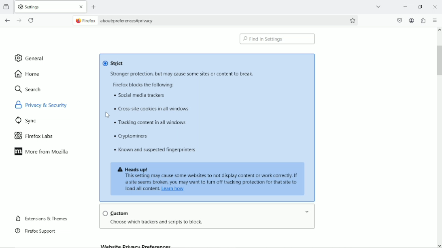  Describe the element at coordinates (105, 214) in the screenshot. I see `Checkbox` at that location.